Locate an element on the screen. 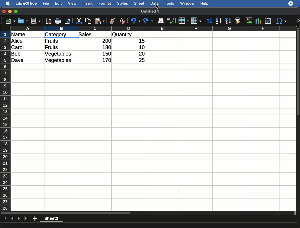 This screenshot has height=228, width=300. Alice is located at coordinates (18, 41).